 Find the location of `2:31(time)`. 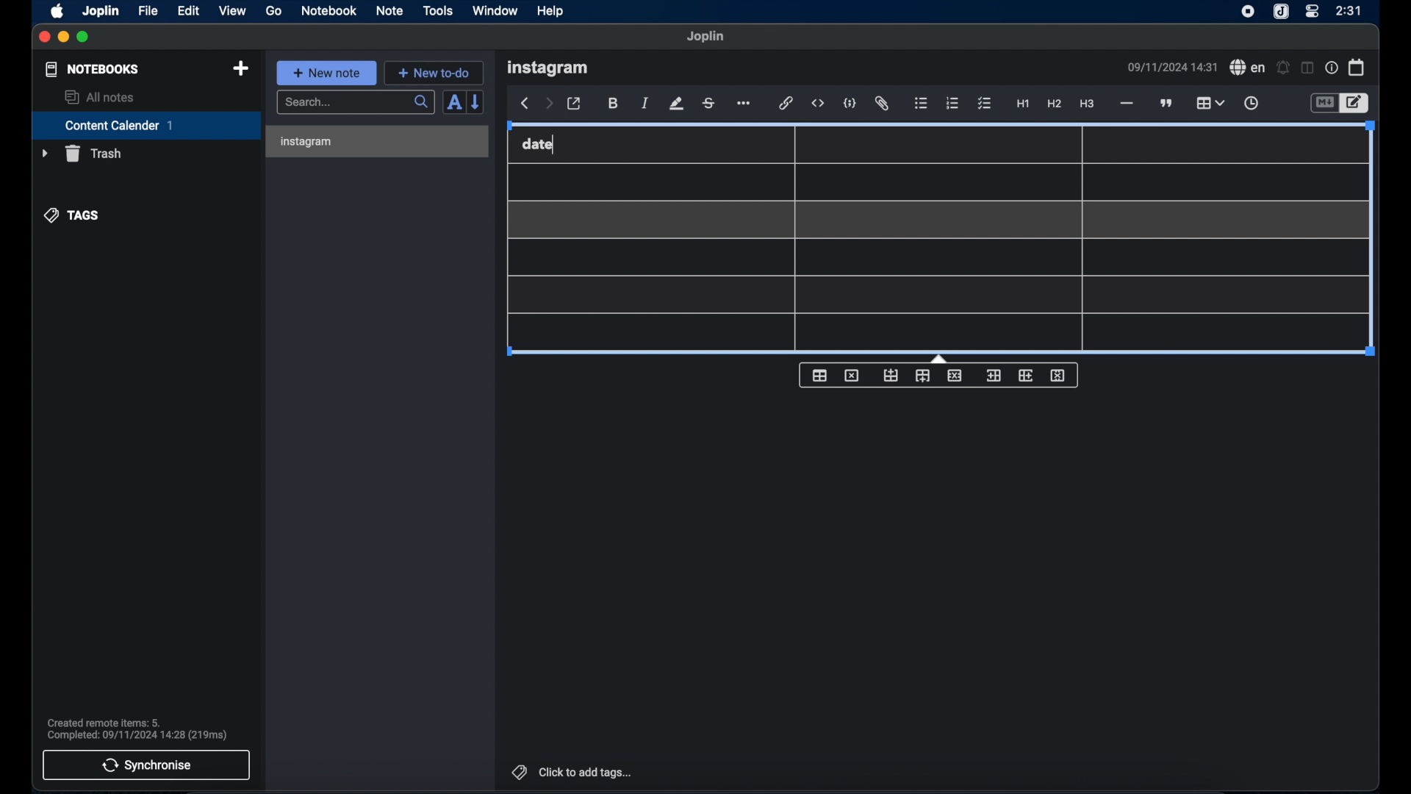

2:31(time) is located at coordinates (1349, 10).